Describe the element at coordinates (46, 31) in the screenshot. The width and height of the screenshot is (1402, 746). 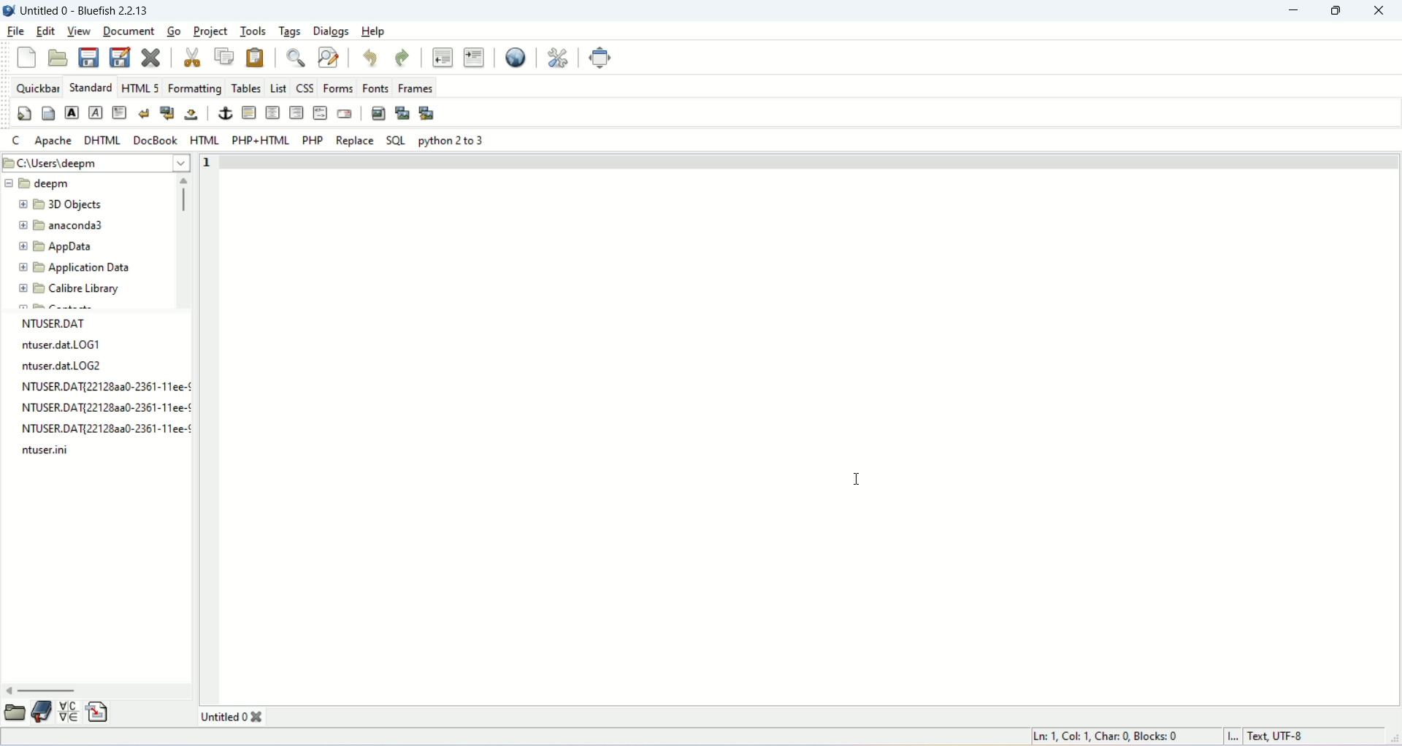
I see `edit` at that location.